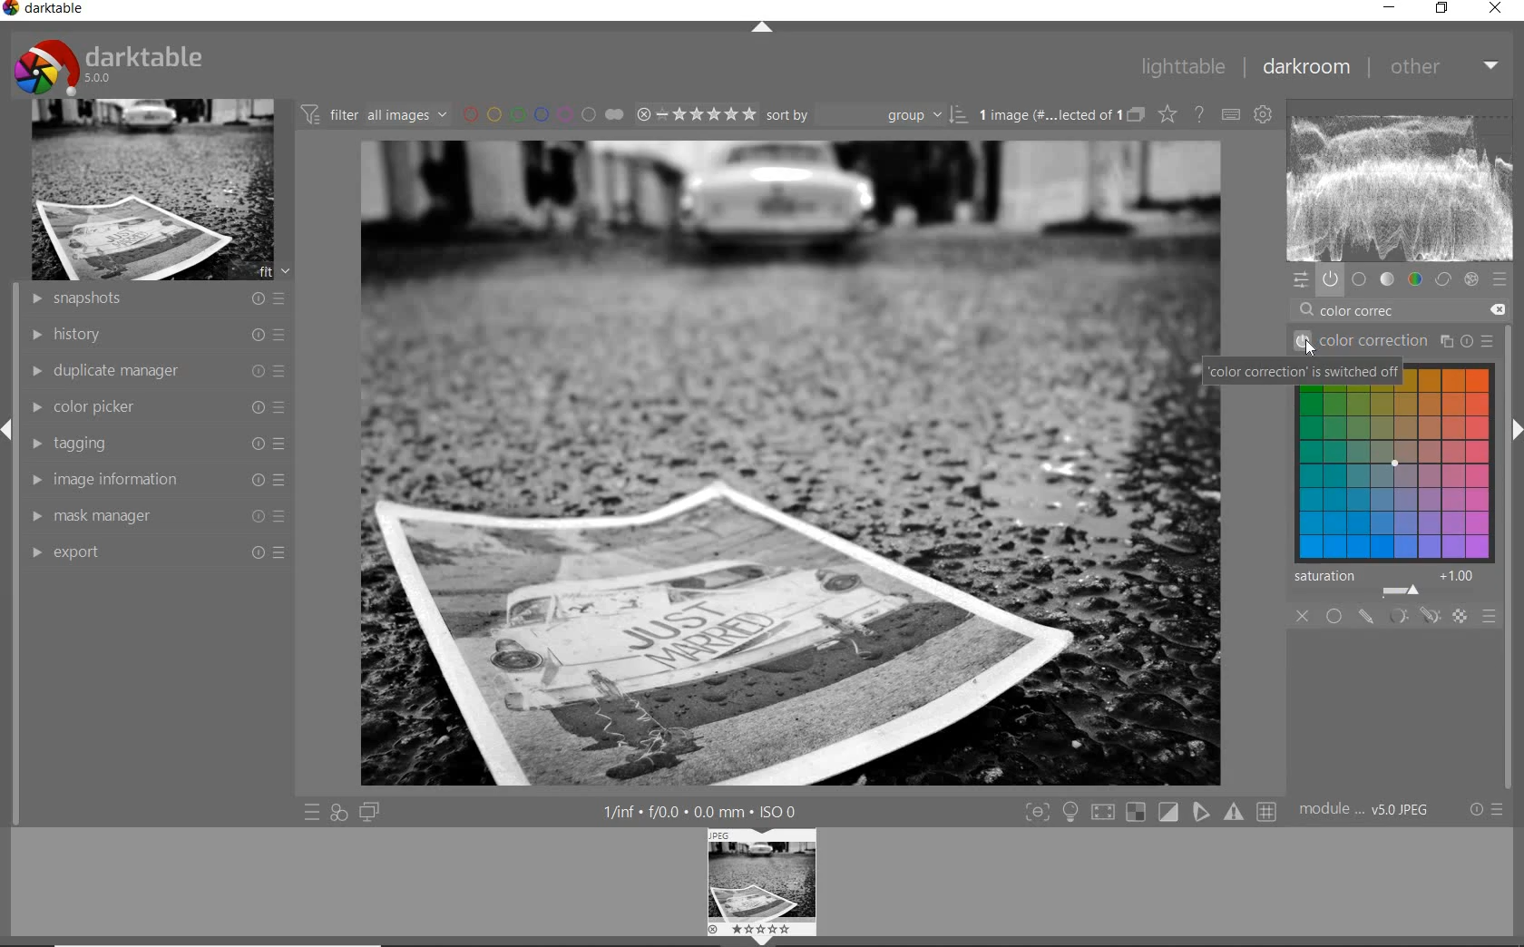 This screenshot has width=1524, height=947. I want to click on correct, so click(1443, 279).